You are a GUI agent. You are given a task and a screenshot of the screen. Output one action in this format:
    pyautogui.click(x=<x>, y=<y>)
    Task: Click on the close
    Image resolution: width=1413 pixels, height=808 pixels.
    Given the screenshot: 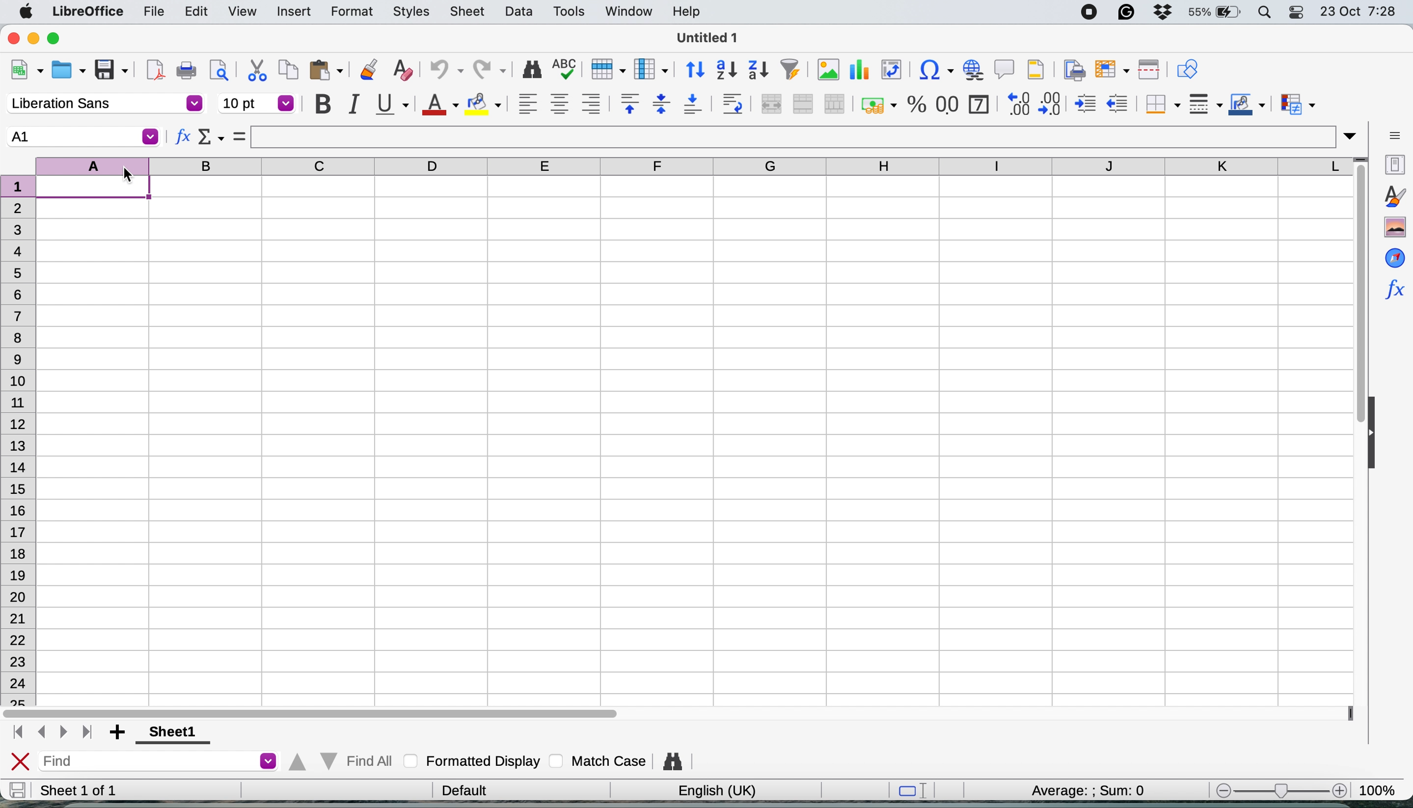 What is the action you would take?
    pyautogui.click(x=19, y=760)
    